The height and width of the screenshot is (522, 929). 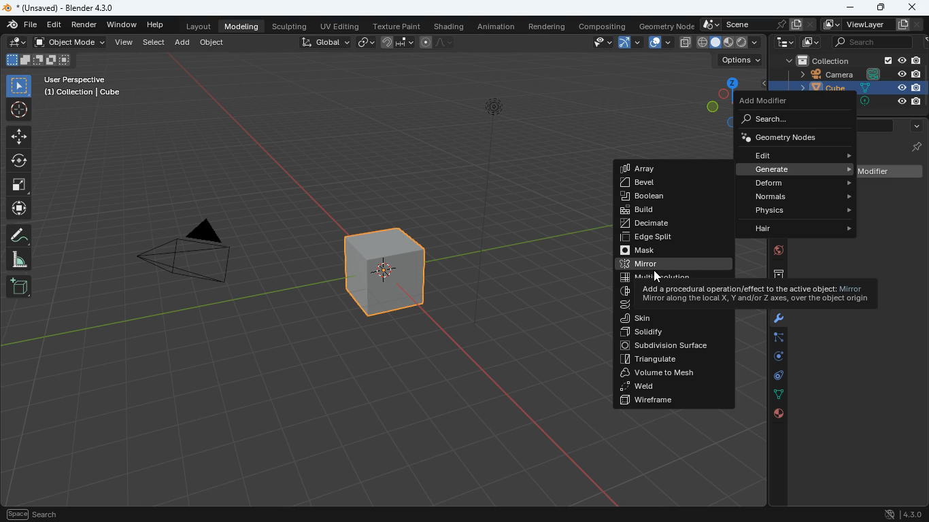 What do you see at coordinates (625, 305) in the screenshot?
I see `` at bounding box center [625, 305].